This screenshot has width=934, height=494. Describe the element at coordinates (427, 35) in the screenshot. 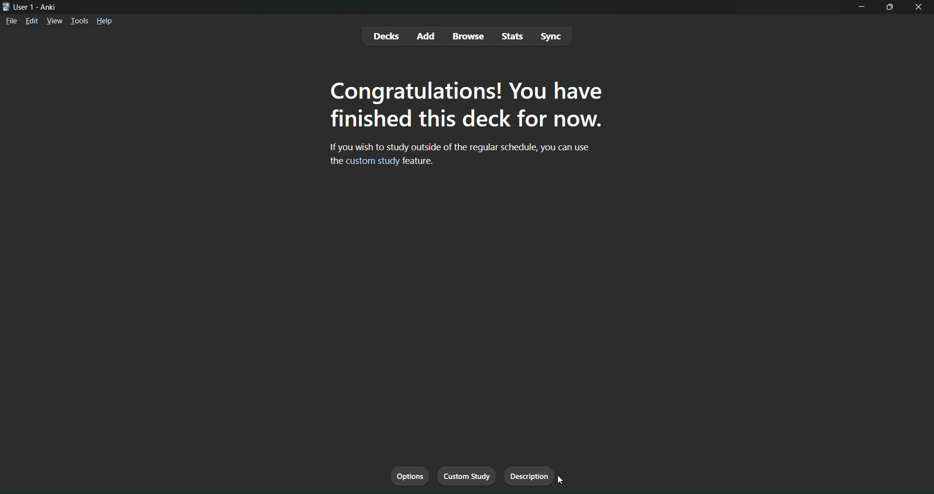

I see `add` at that location.